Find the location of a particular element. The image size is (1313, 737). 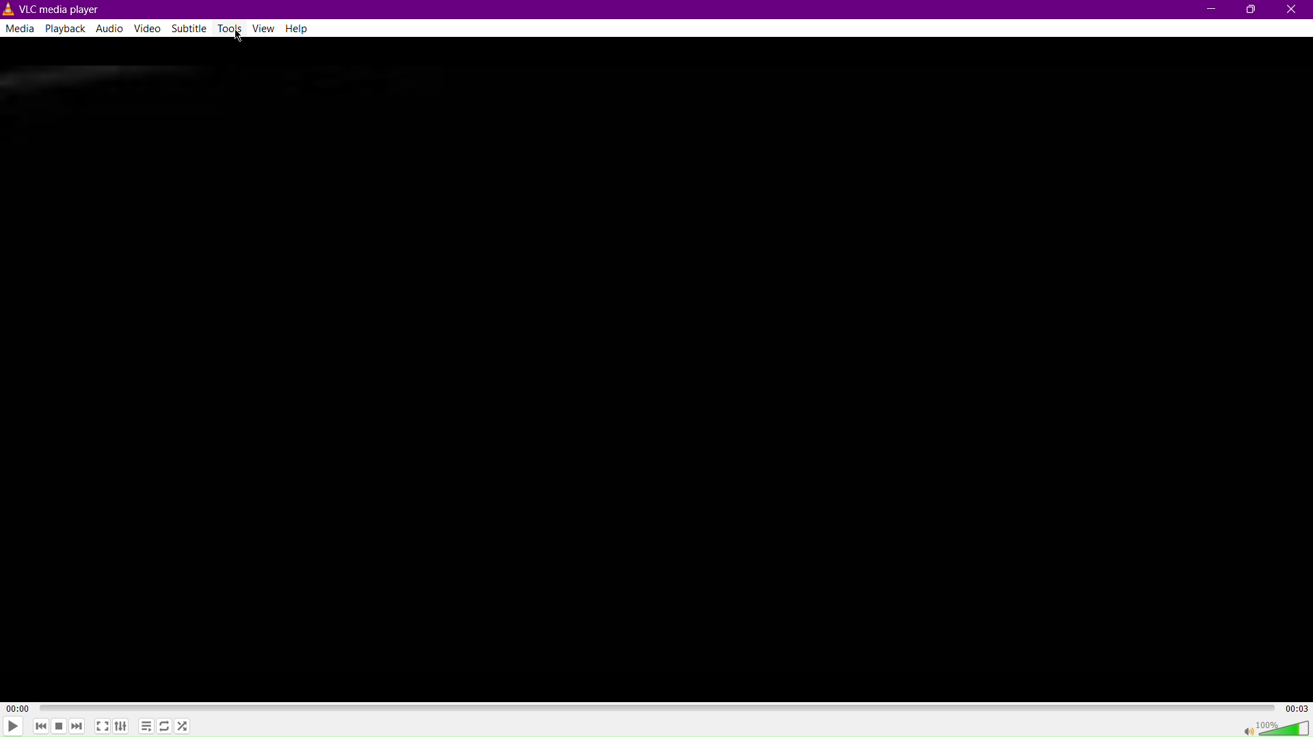

Help is located at coordinates (301, 29).